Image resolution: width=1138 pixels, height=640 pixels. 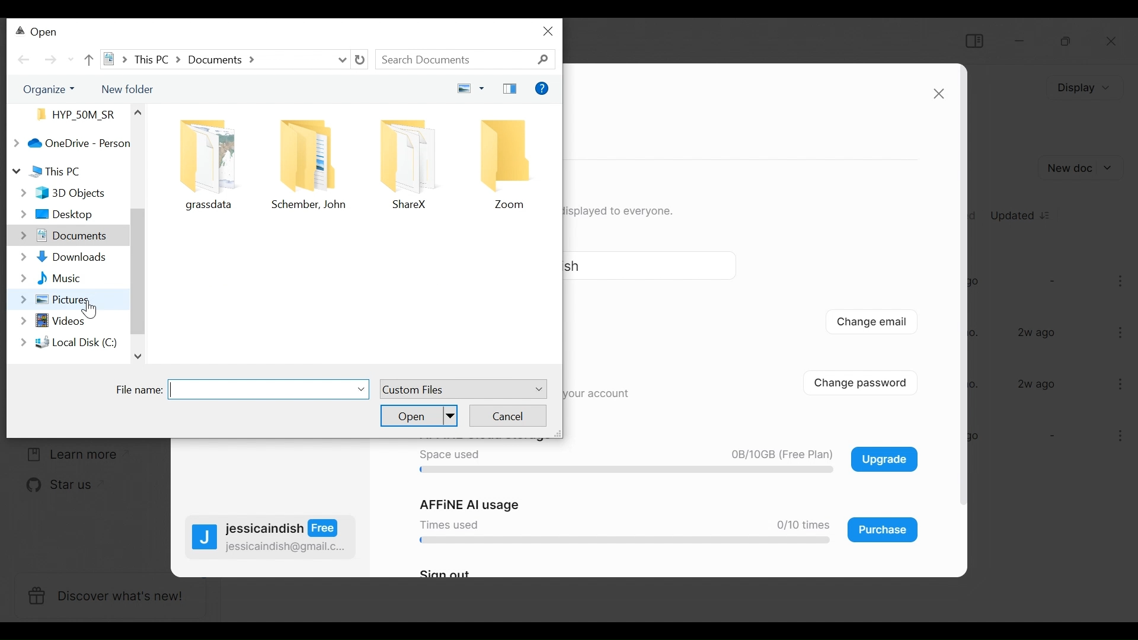 What do you see at coordinates (1022, 214) in the screenshot?
I see `Updated` at bounding box center [1022, 214].